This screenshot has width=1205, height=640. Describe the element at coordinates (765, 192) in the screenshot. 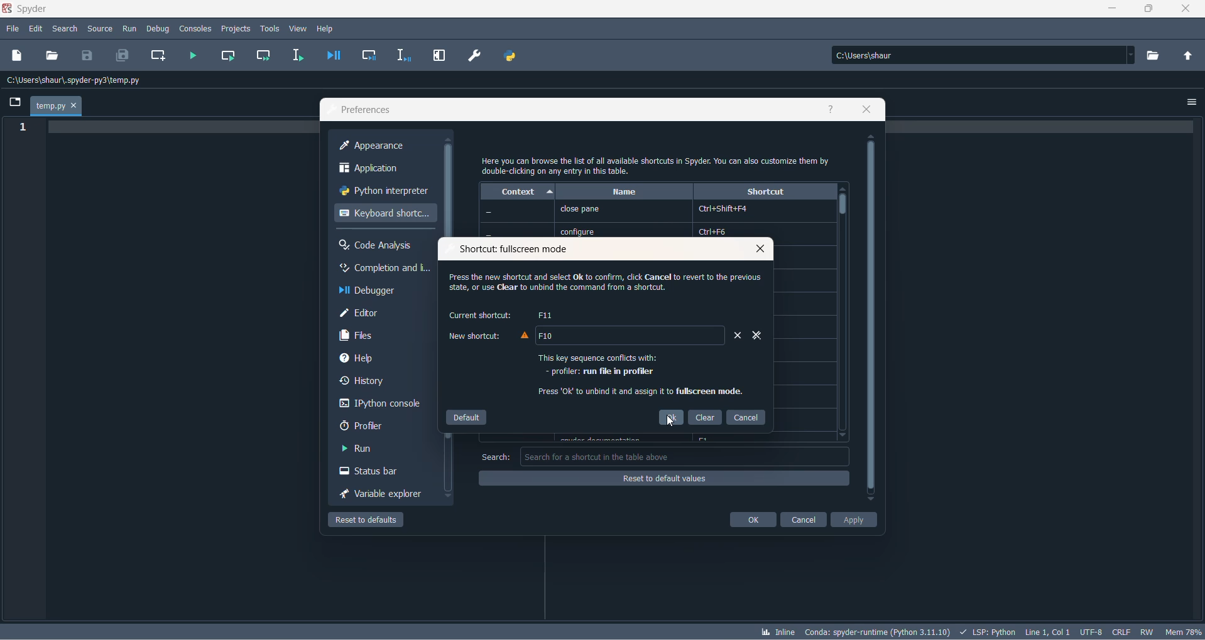

I see `shortcut` at that location.